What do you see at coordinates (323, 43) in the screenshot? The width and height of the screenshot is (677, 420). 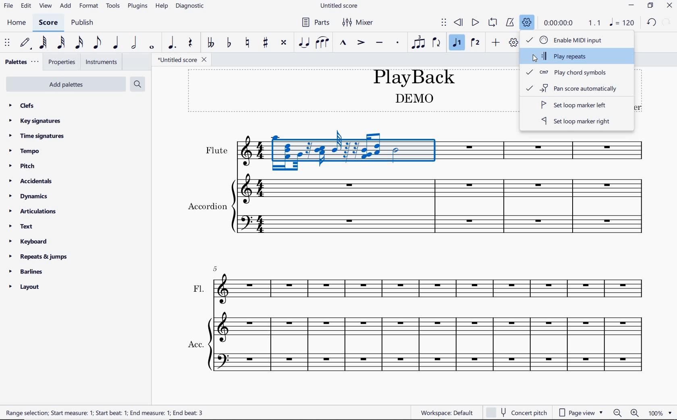 I see `slur` at bounding box center [323, 43].